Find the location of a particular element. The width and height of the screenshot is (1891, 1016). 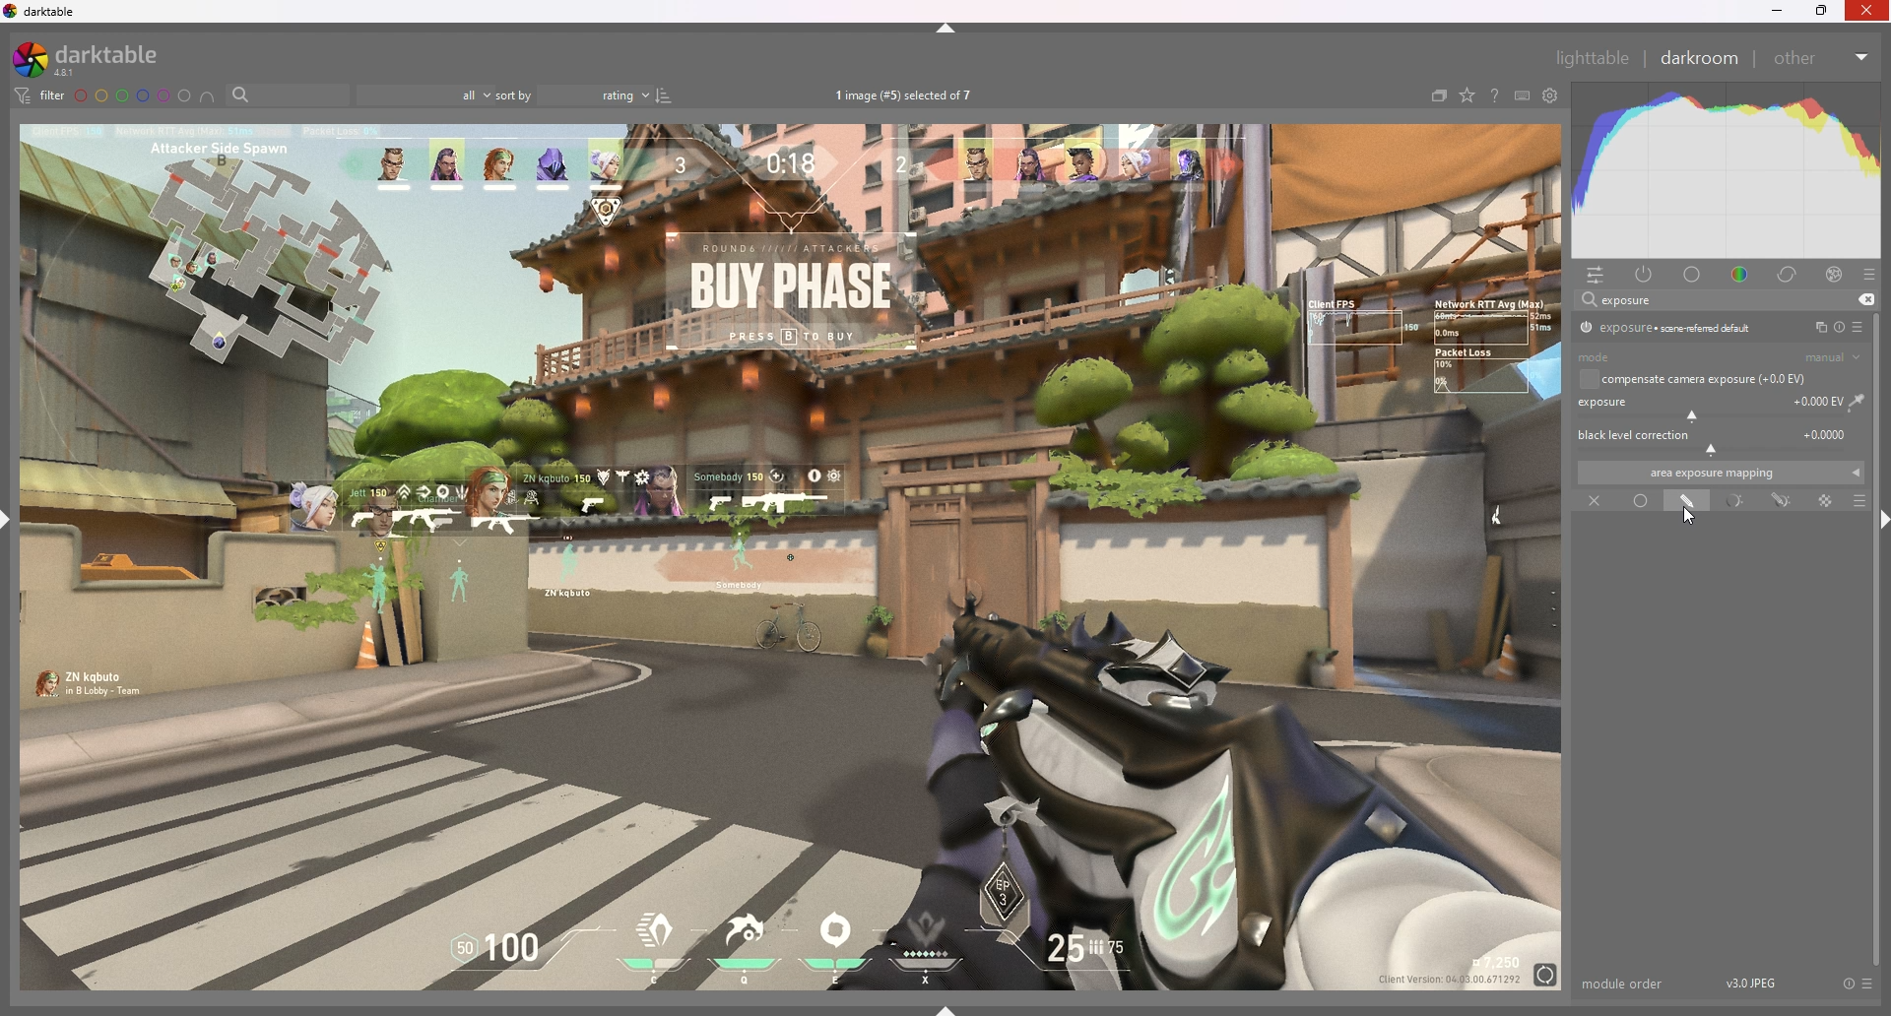

module order is located at coordinates (1624, 984).